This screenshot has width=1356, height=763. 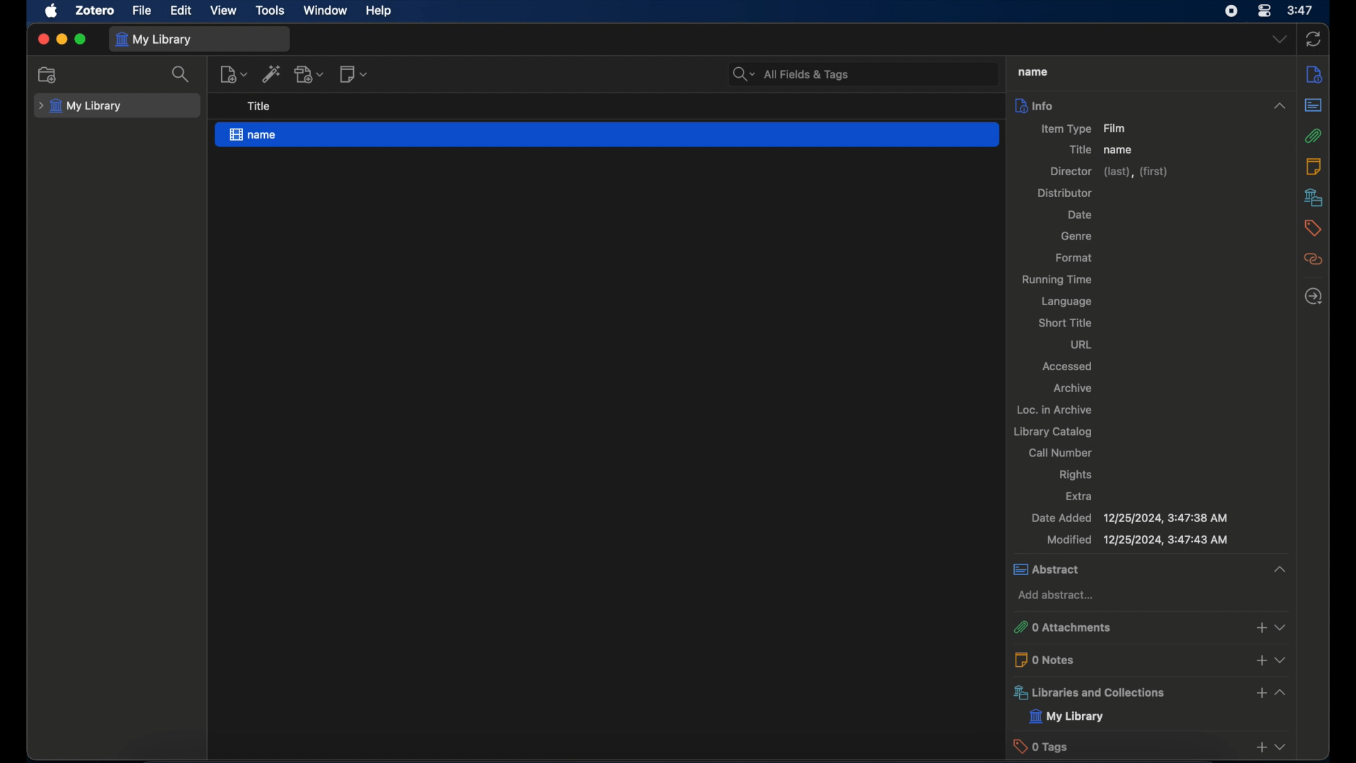 I want to click on loc. in archive, so click(x=1054, y=410).